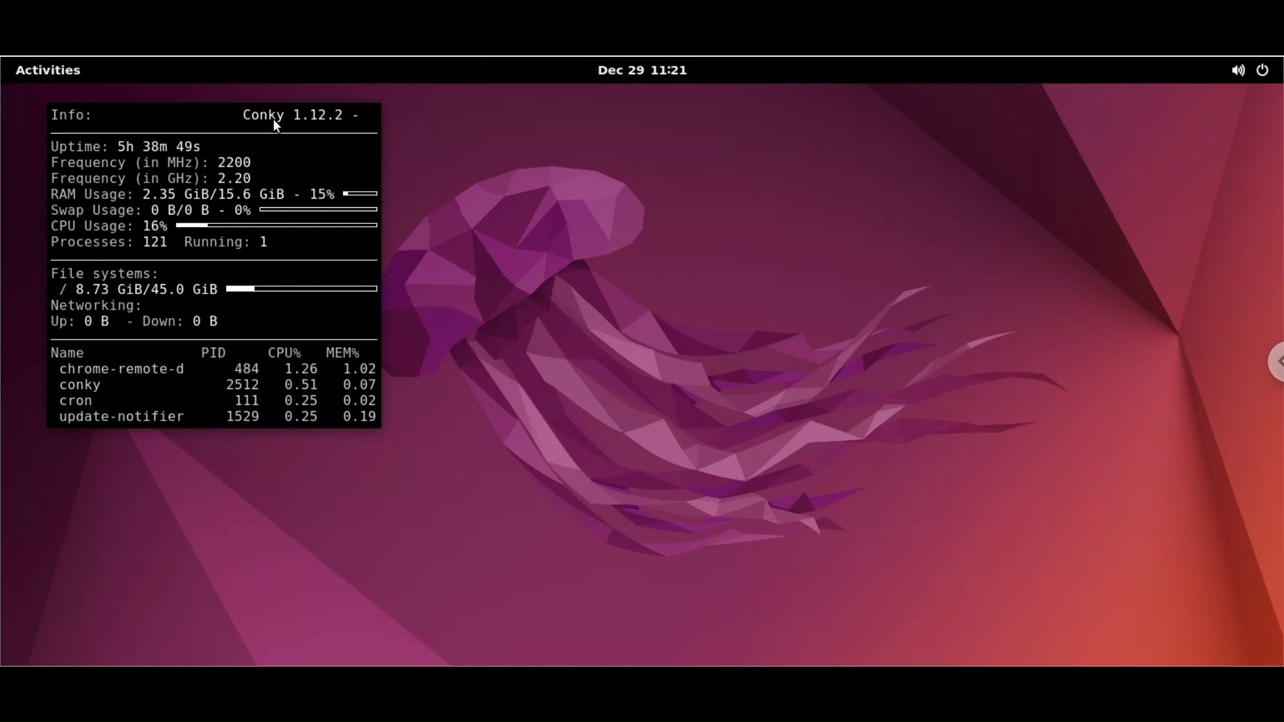 The height and width of the screenshot is (722, 1284). I want to click on Activities, so click(56, 72).